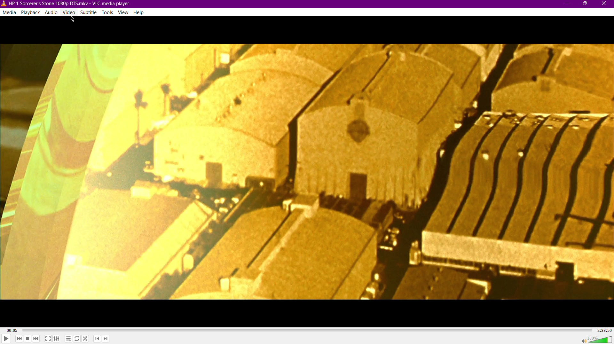 This screenshot has height=344, width=614. What do you see at coordinates (47, 338) in the screenshot?
I see `Fullscreen` at bounding box center [47, 338].